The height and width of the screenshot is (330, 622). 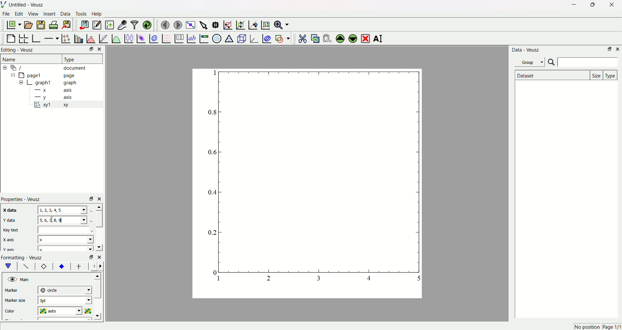 What do you see at coordinates (52, 67) in the screenshot?
I see `“document` at bounding box center [52, 67].